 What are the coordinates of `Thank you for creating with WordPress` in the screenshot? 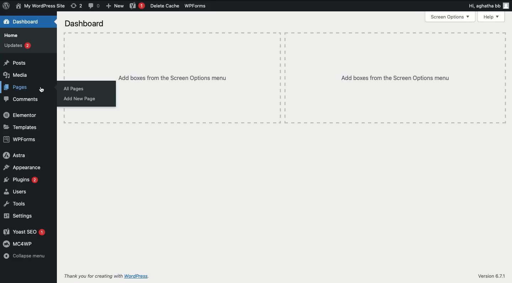 It's located at (110, 277).